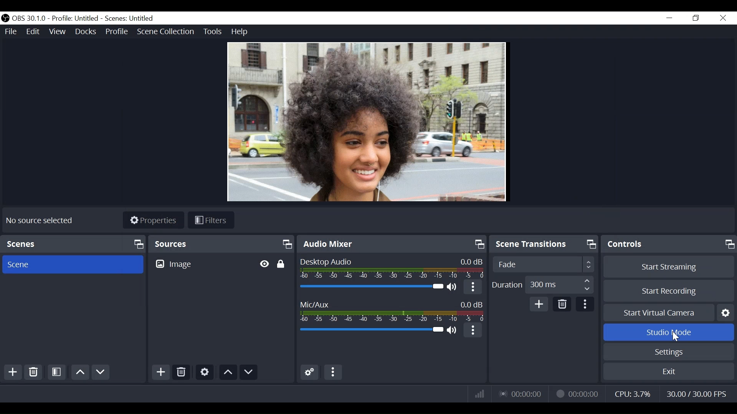  Describe the element at coordinates (667, 289) in the screenshot. I see `Start Recording` at that location.